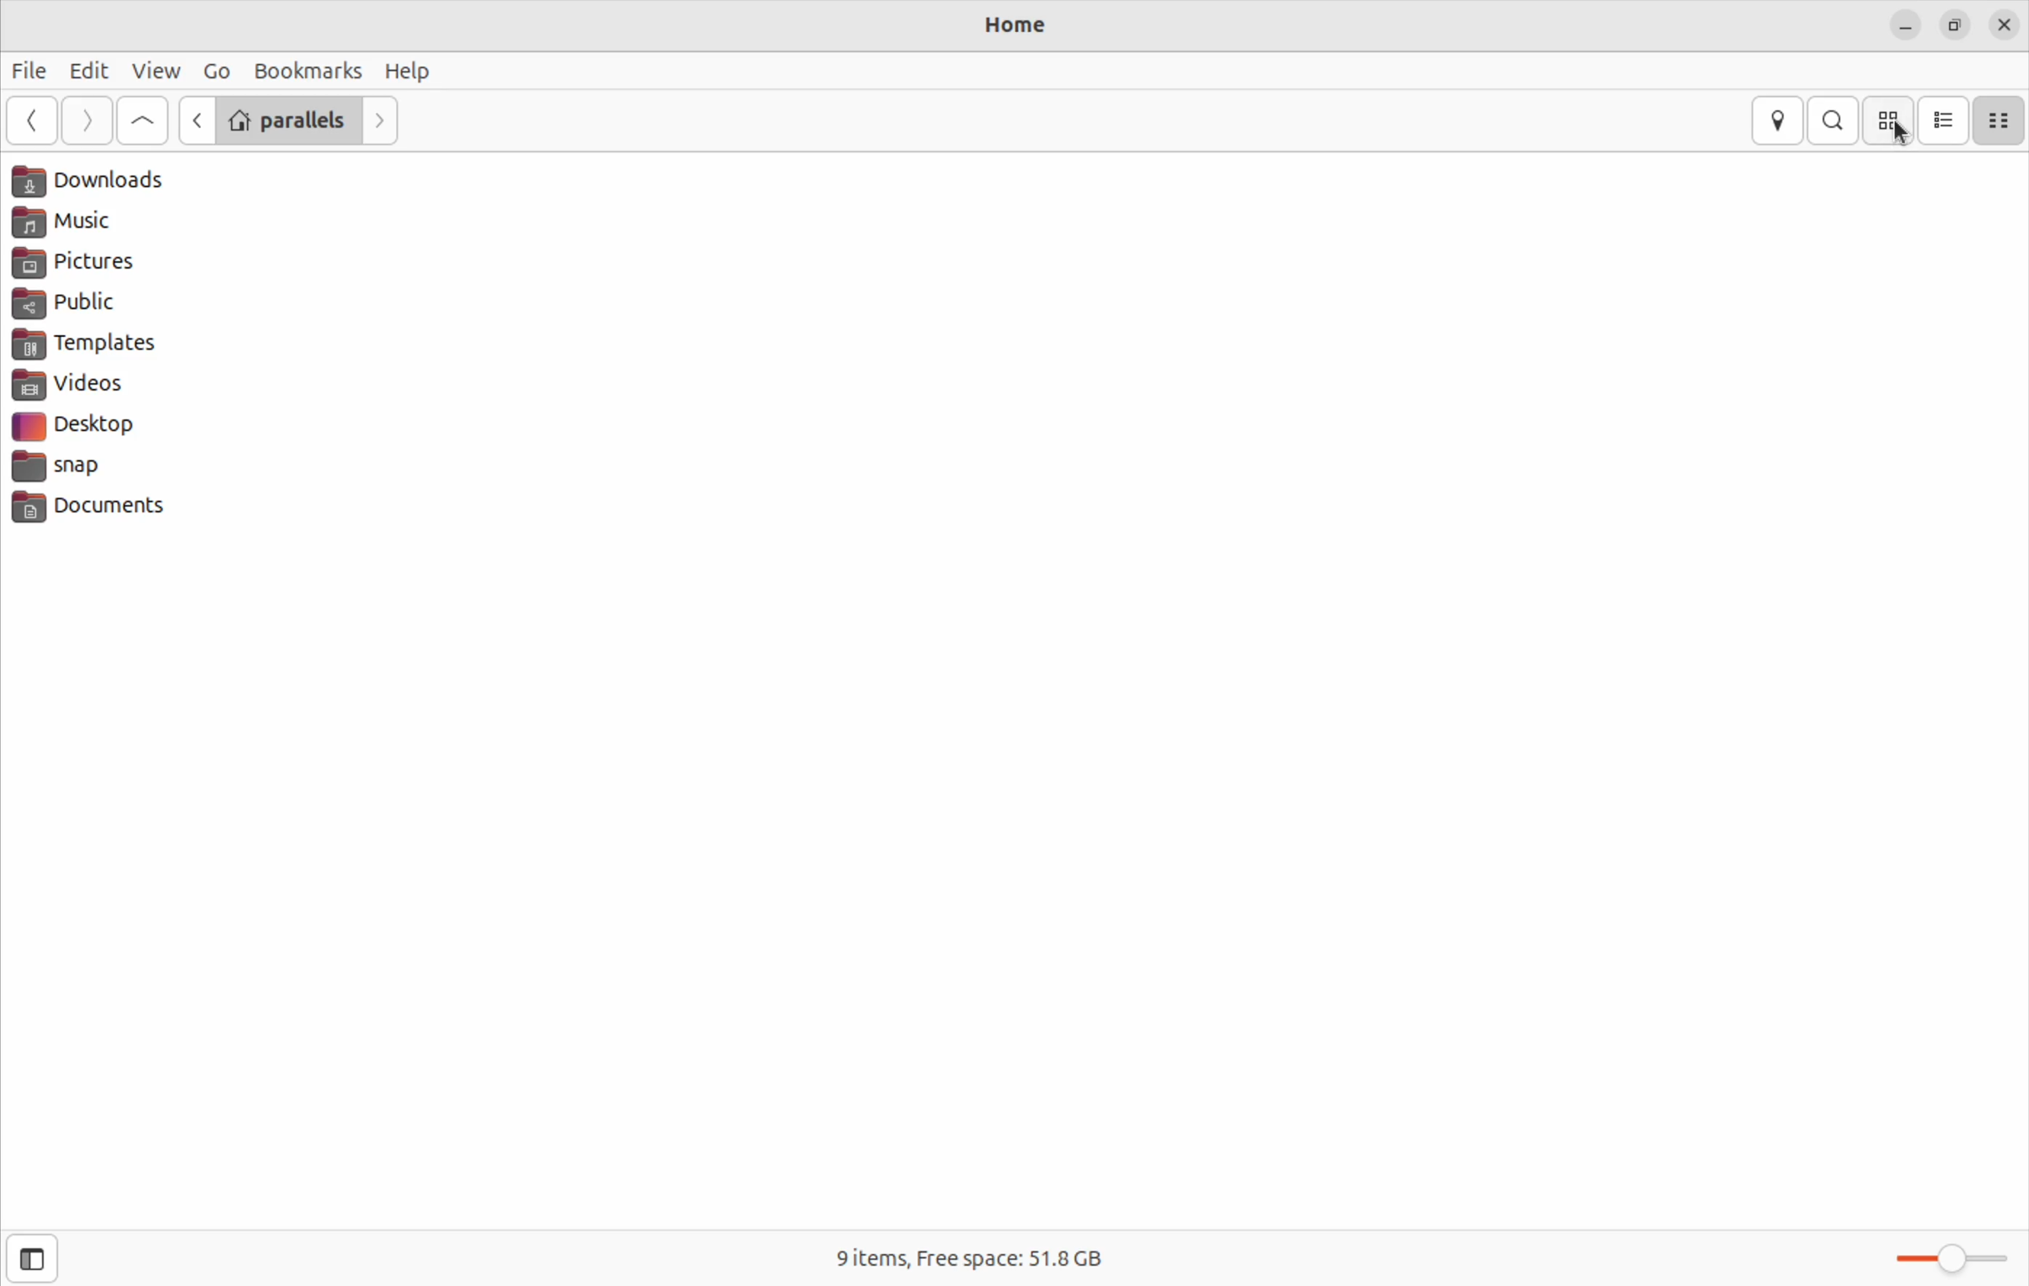 This screenshot has height=1286, width=2029. Describe the element at coordinates (2001, 120) in the screenshot. I see `compact size` at that location.